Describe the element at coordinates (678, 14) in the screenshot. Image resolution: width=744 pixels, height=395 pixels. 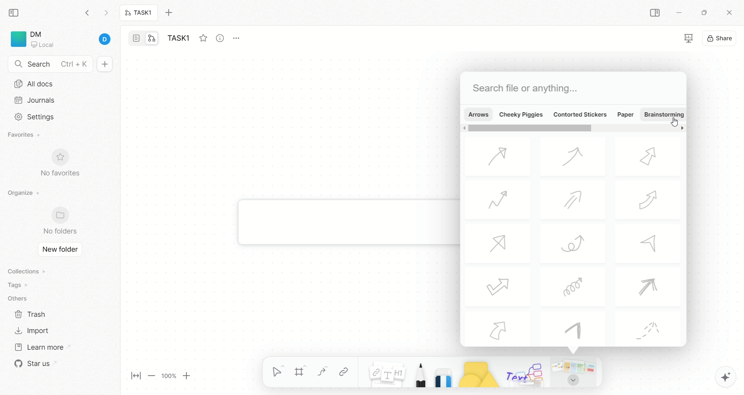
I see `minimize` at that location.